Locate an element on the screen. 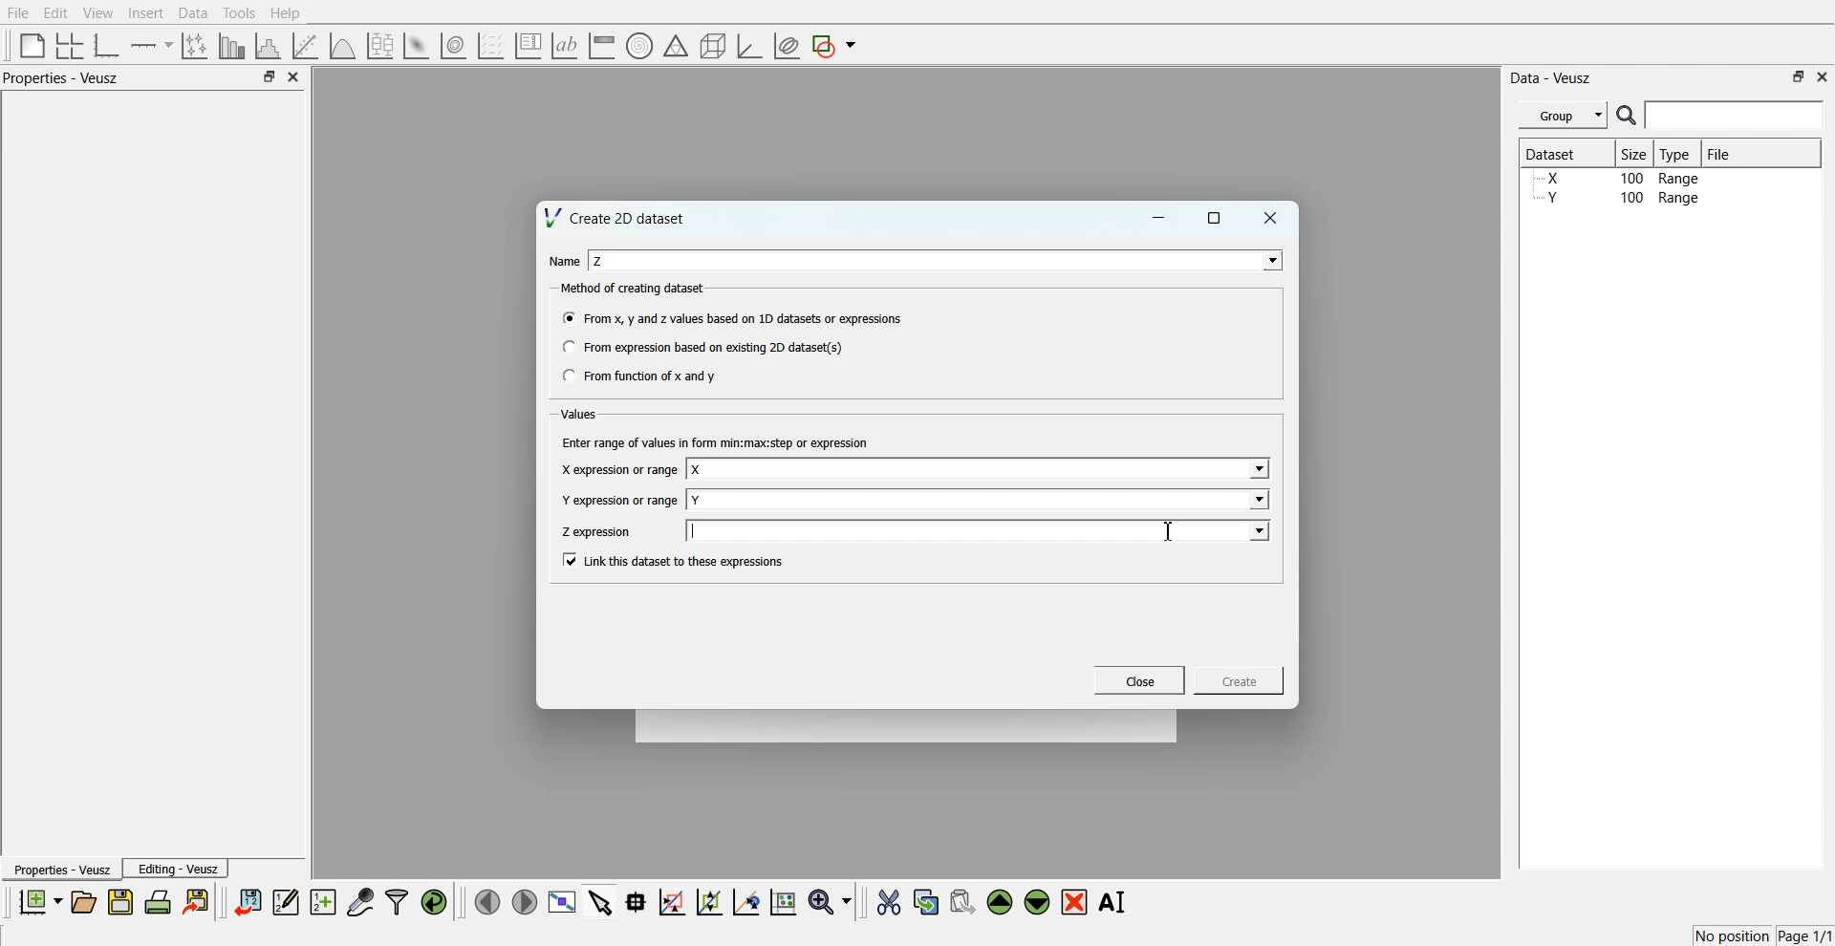 This screenshot has width=1835, height=946. Group is located at coordinates (1564, 116).